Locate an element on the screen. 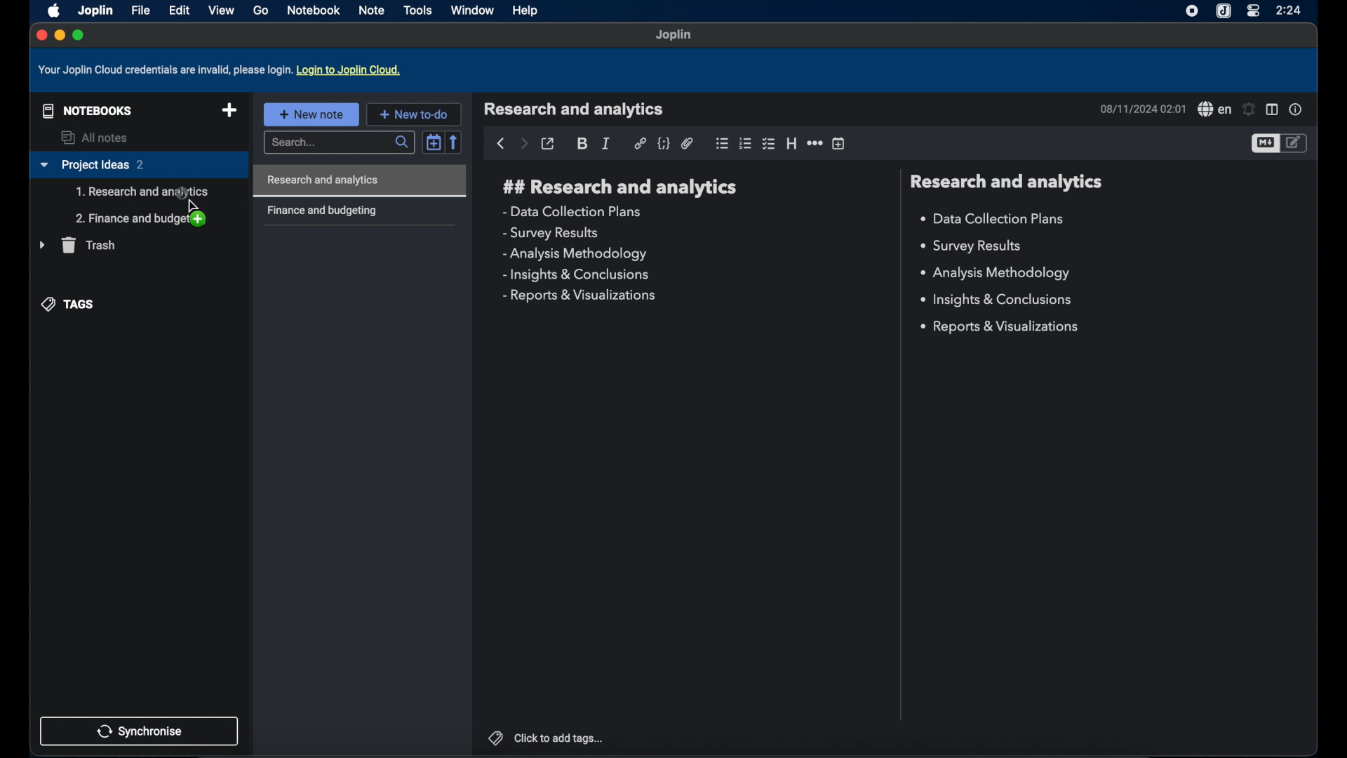 This screenshot has height=758, width=1347. 2:24 (time) is located at coordinates (1290, 10).